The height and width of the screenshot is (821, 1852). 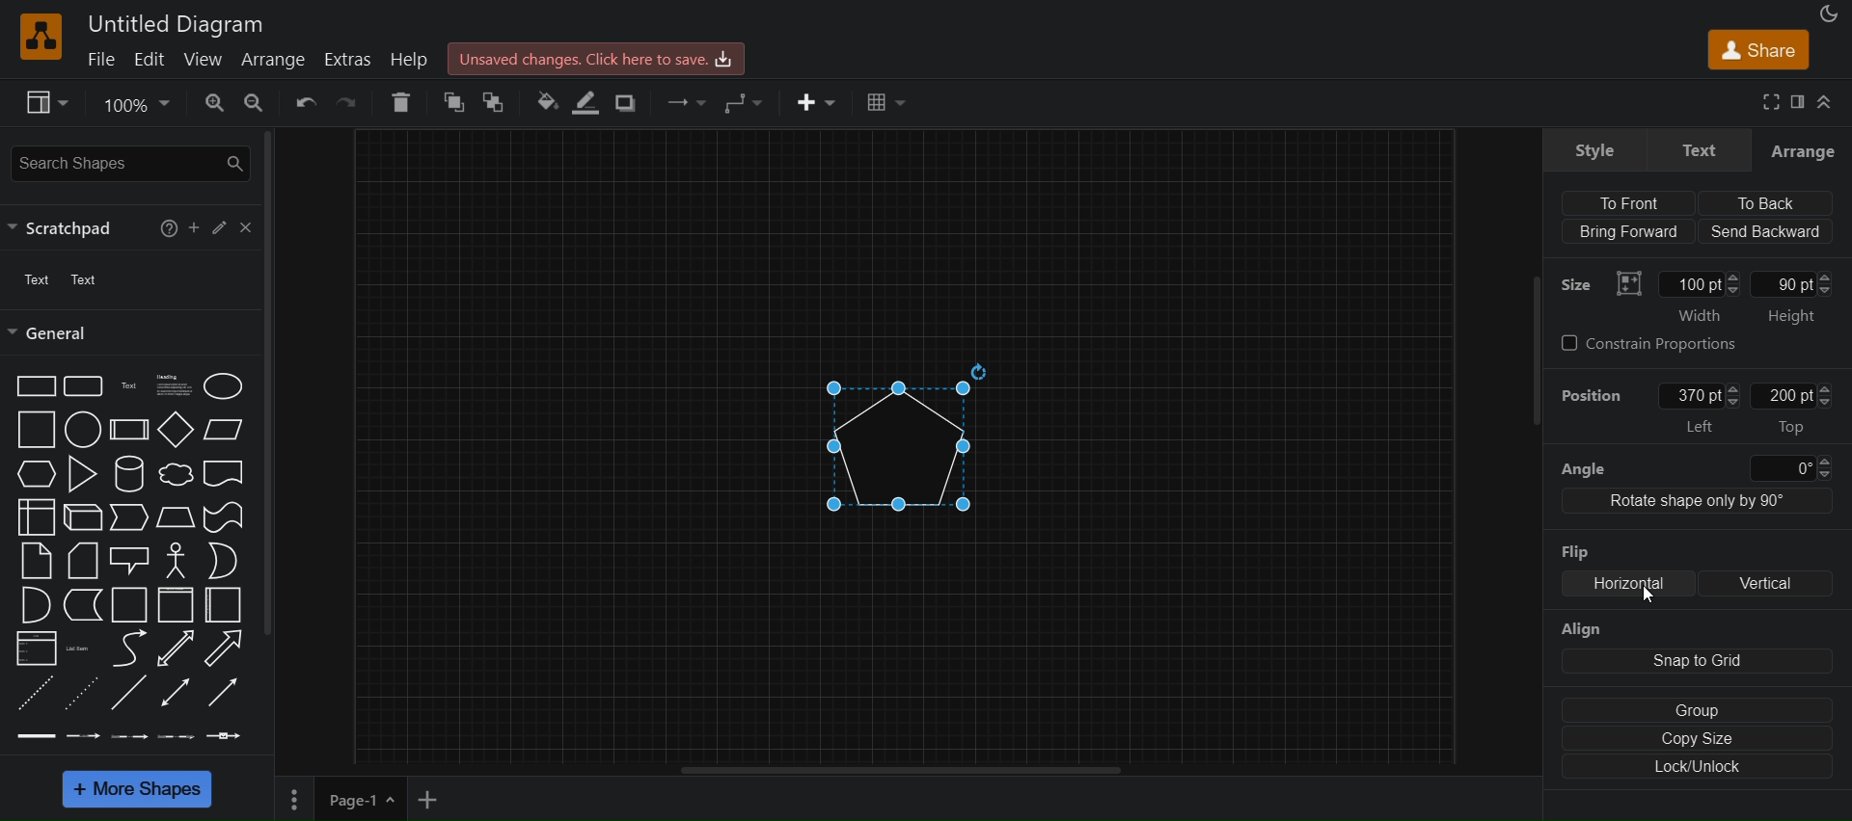 What do you see at coordinates (900, 770) in the screenshot?
I see `horizontal scroll bar` at bounding box center [900, 770].